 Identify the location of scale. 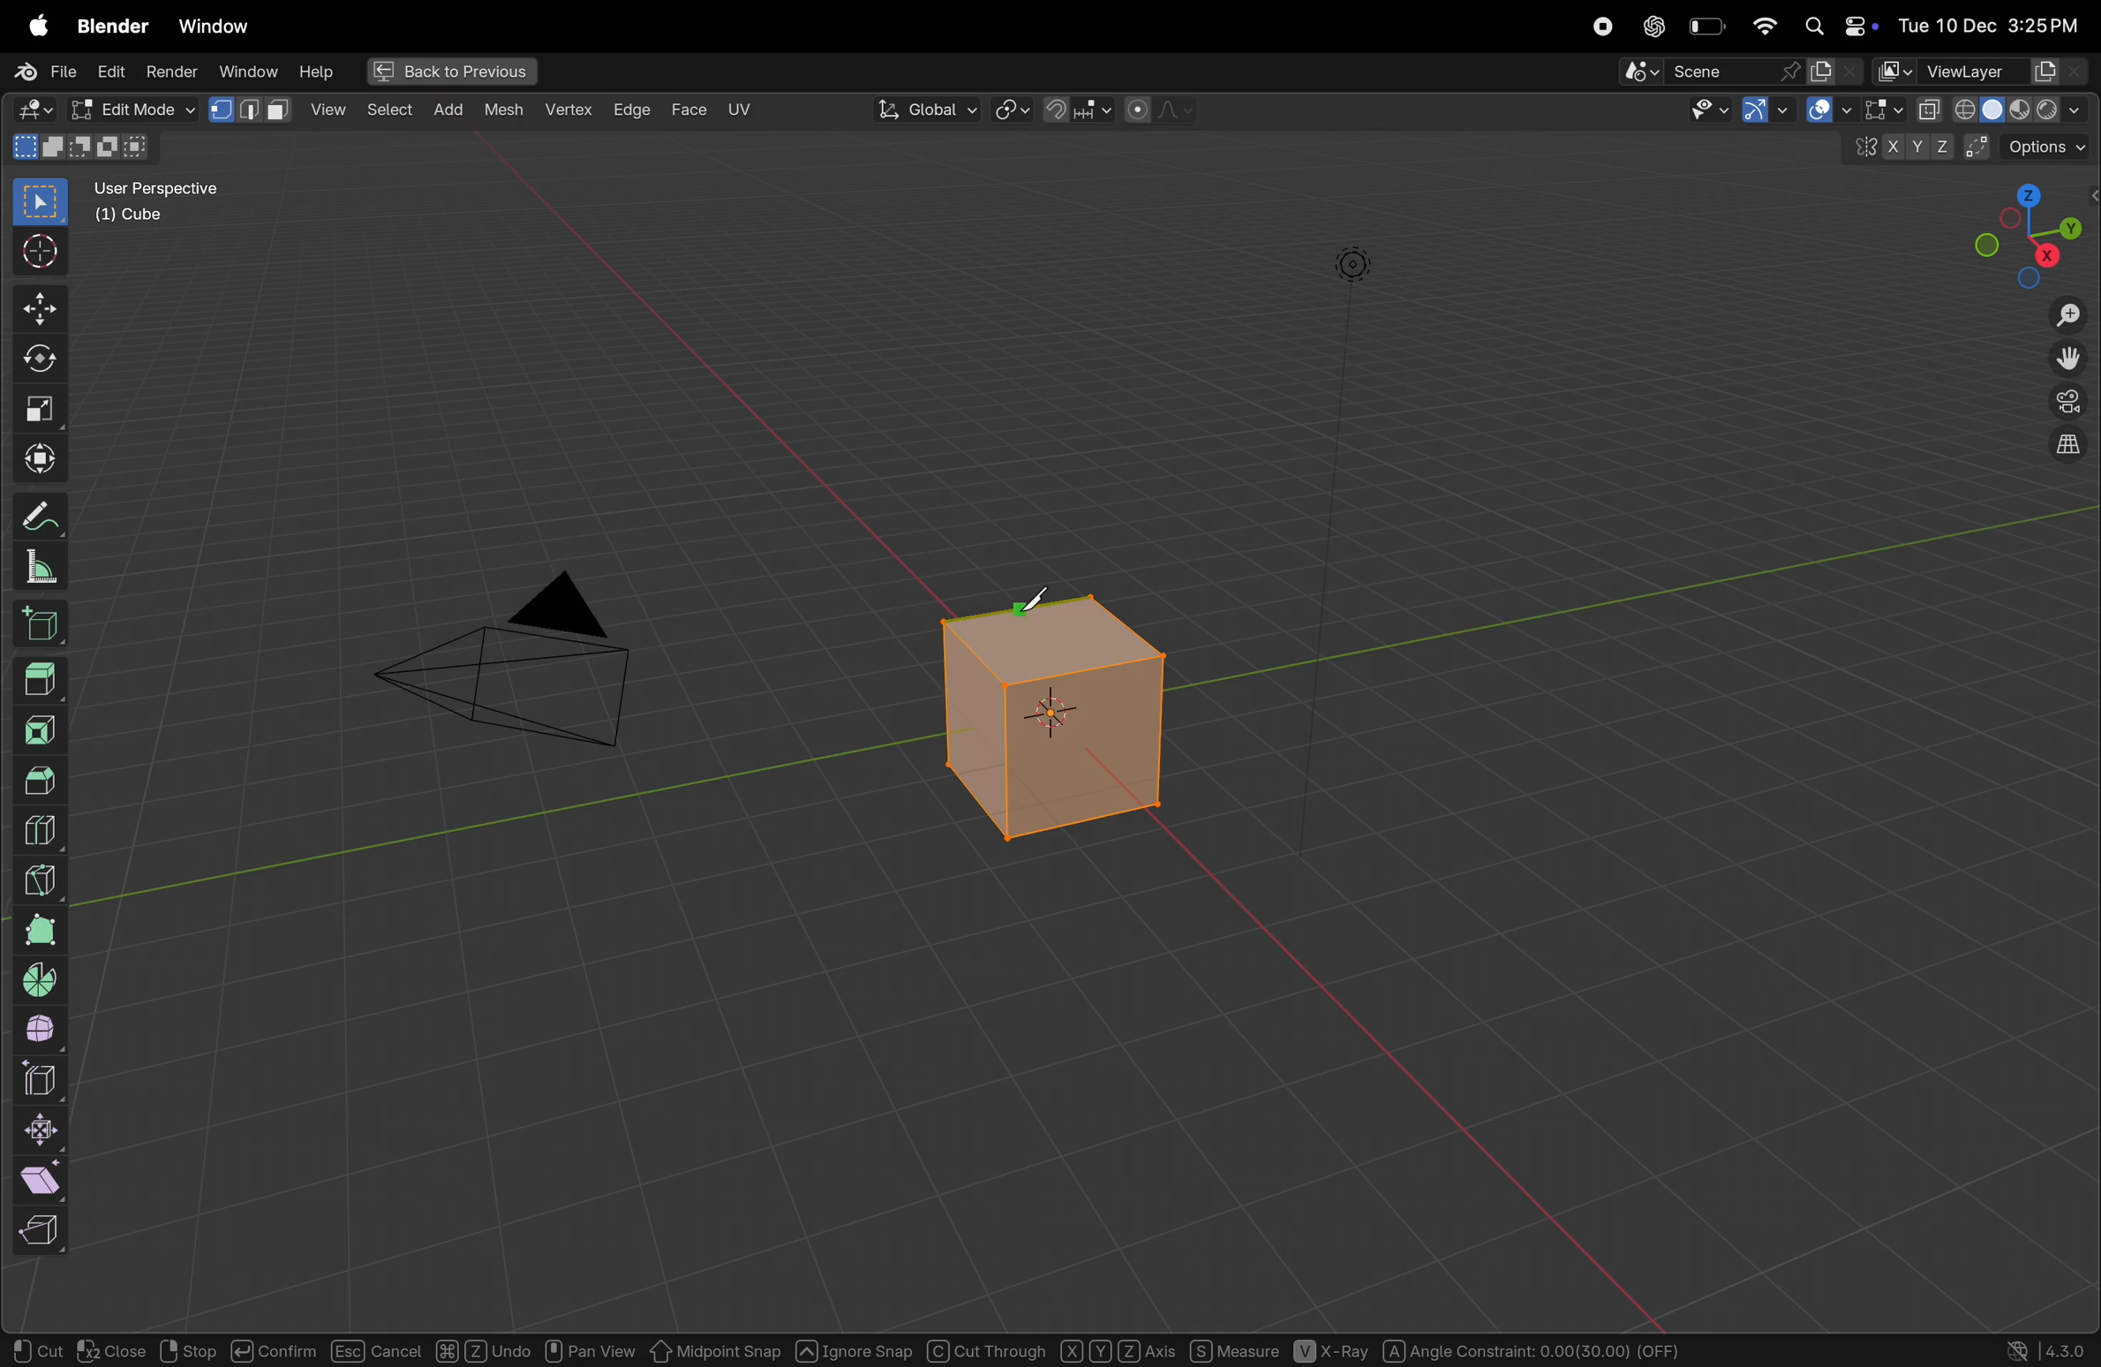
(34, 412).